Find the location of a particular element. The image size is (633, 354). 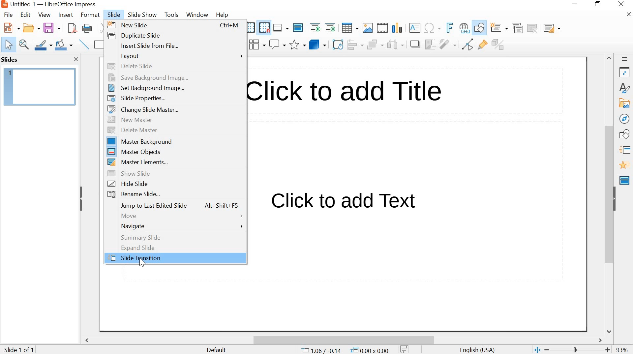

SCROLLBAR is located at coordinates (346, 338).